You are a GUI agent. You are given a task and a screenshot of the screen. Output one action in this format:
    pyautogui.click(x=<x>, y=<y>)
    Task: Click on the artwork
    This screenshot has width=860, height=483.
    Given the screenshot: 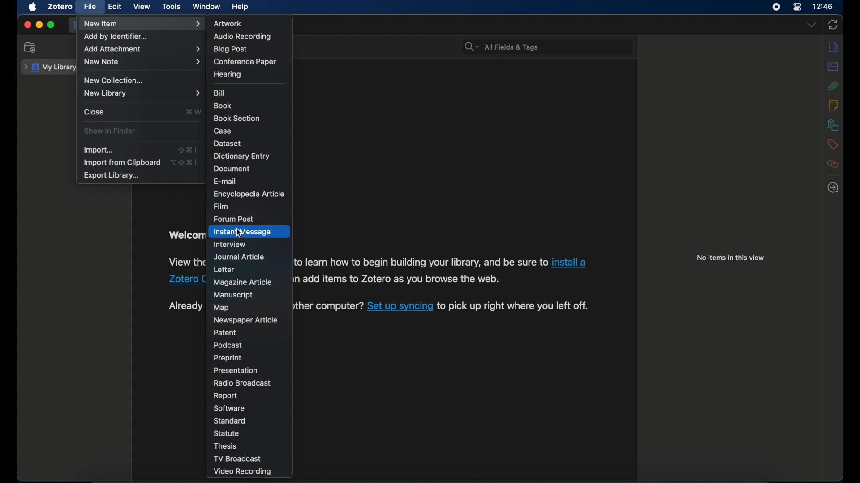 What is the action you would take?
    pyautogui.click(x=228, y=24)
    